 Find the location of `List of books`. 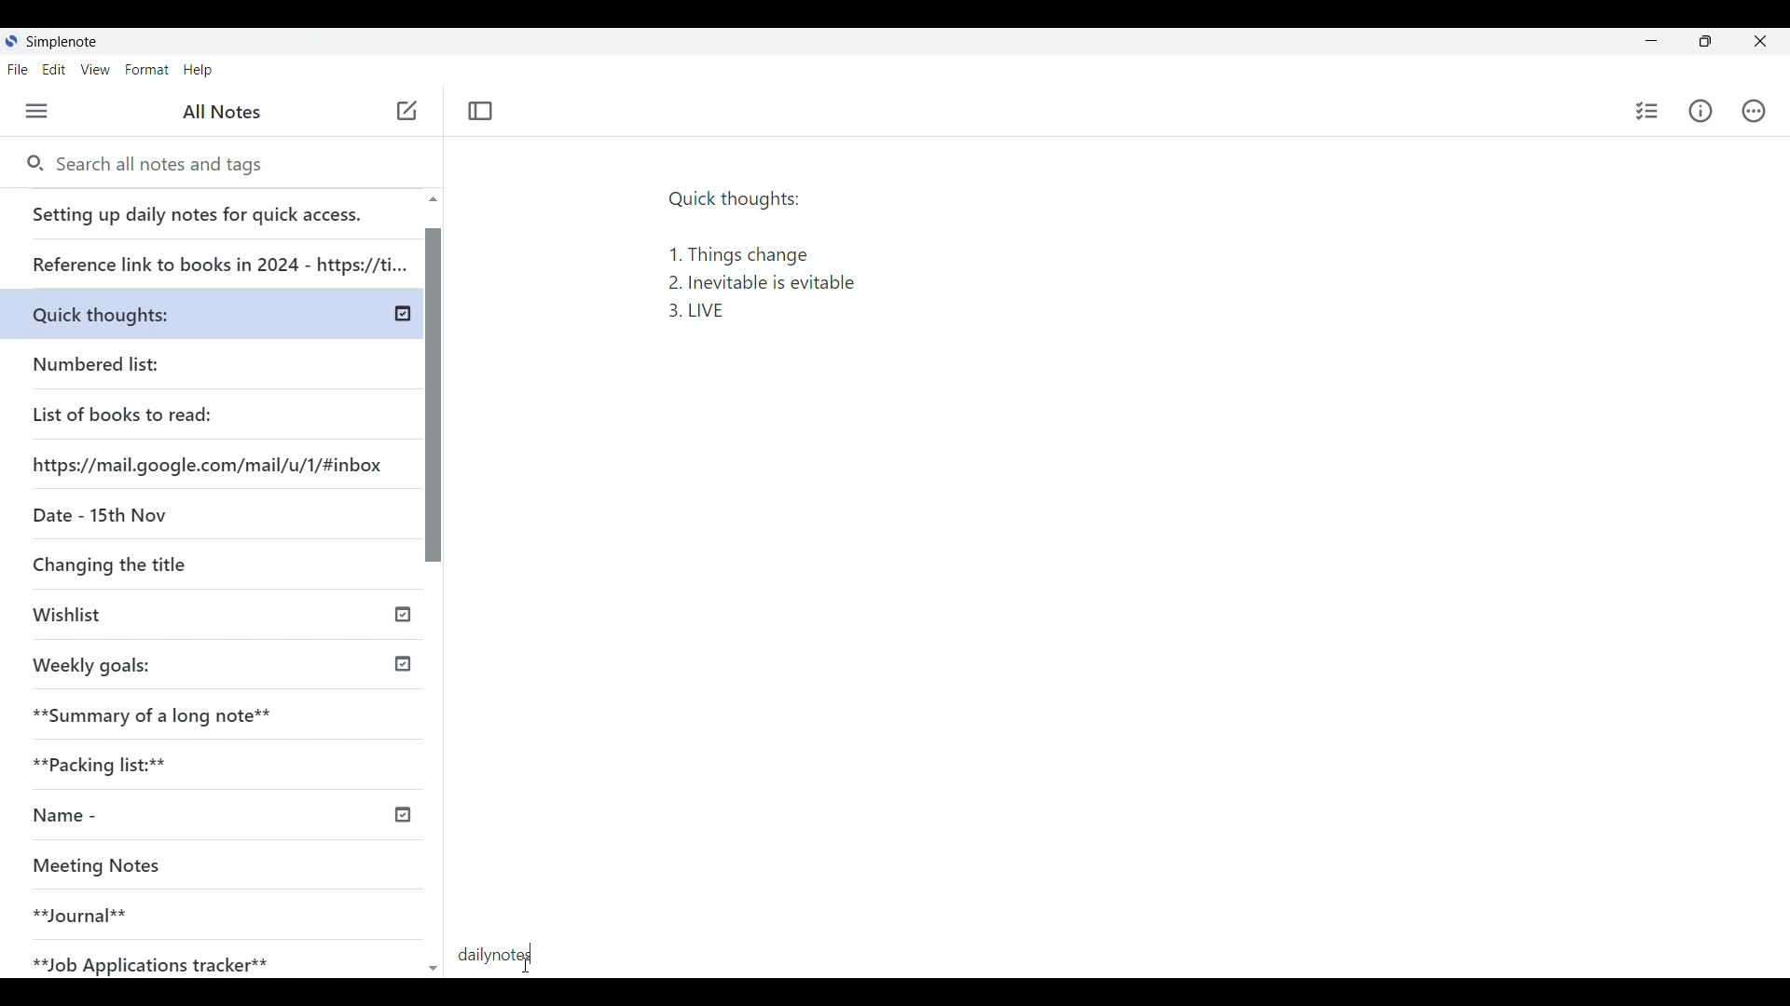

List of books is located at coordinates (124, 412).